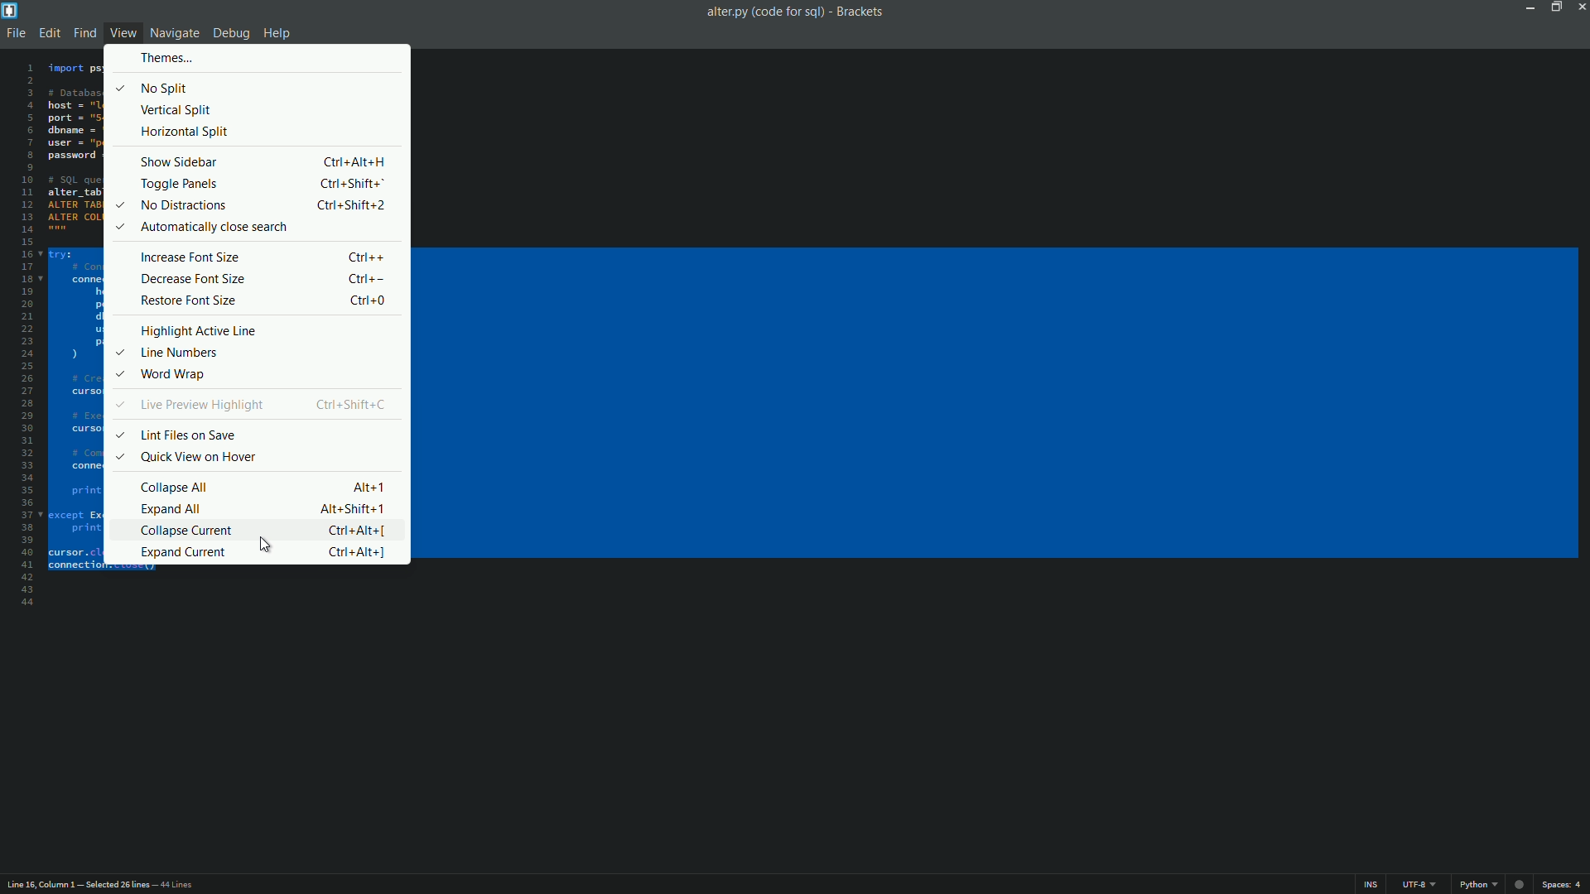 This screenshot has width=1590, height=894. What do you see at coordinates (355, 553) in the screenshot?
I see `keyboard shortcut` at bounding box center [355, 553].